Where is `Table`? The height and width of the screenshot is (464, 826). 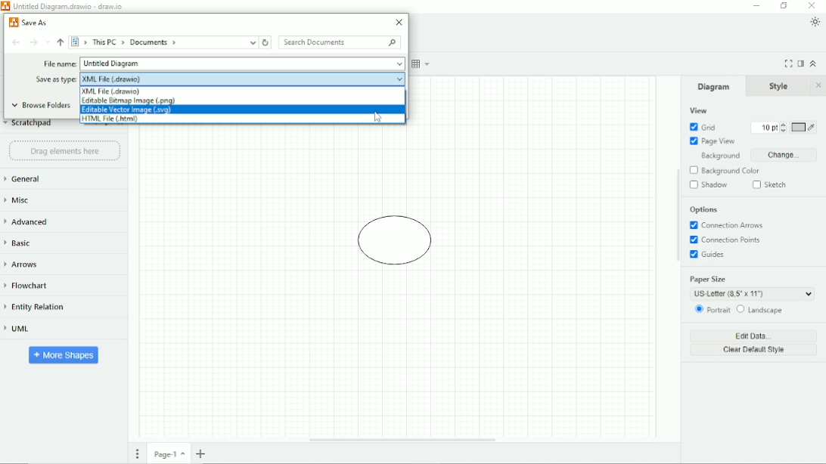 Table is located at coordinates (422, 64).